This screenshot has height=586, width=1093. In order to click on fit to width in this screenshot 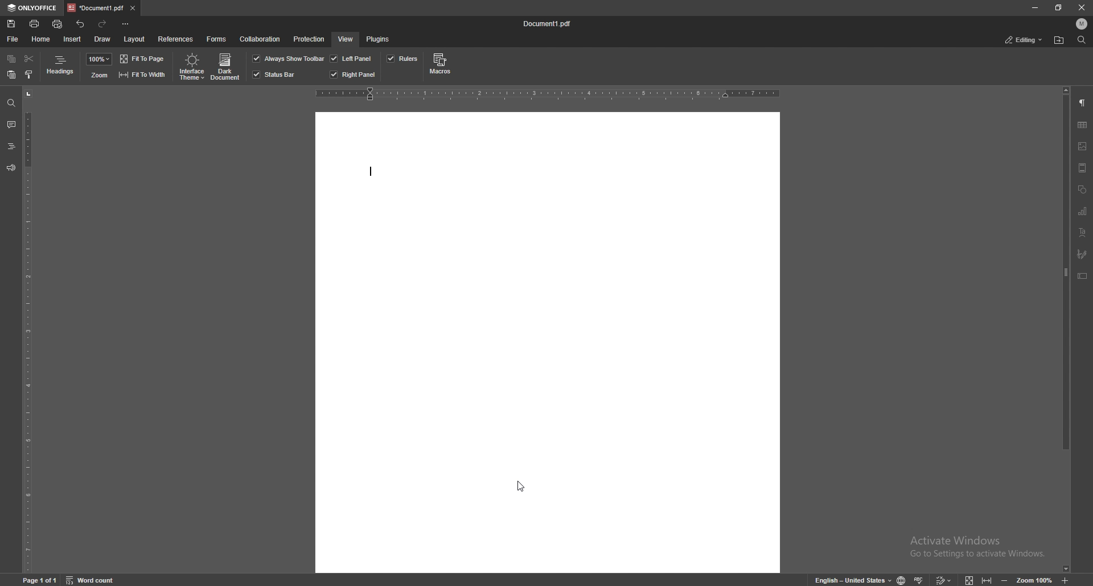, I will do `click(987, 579)`.